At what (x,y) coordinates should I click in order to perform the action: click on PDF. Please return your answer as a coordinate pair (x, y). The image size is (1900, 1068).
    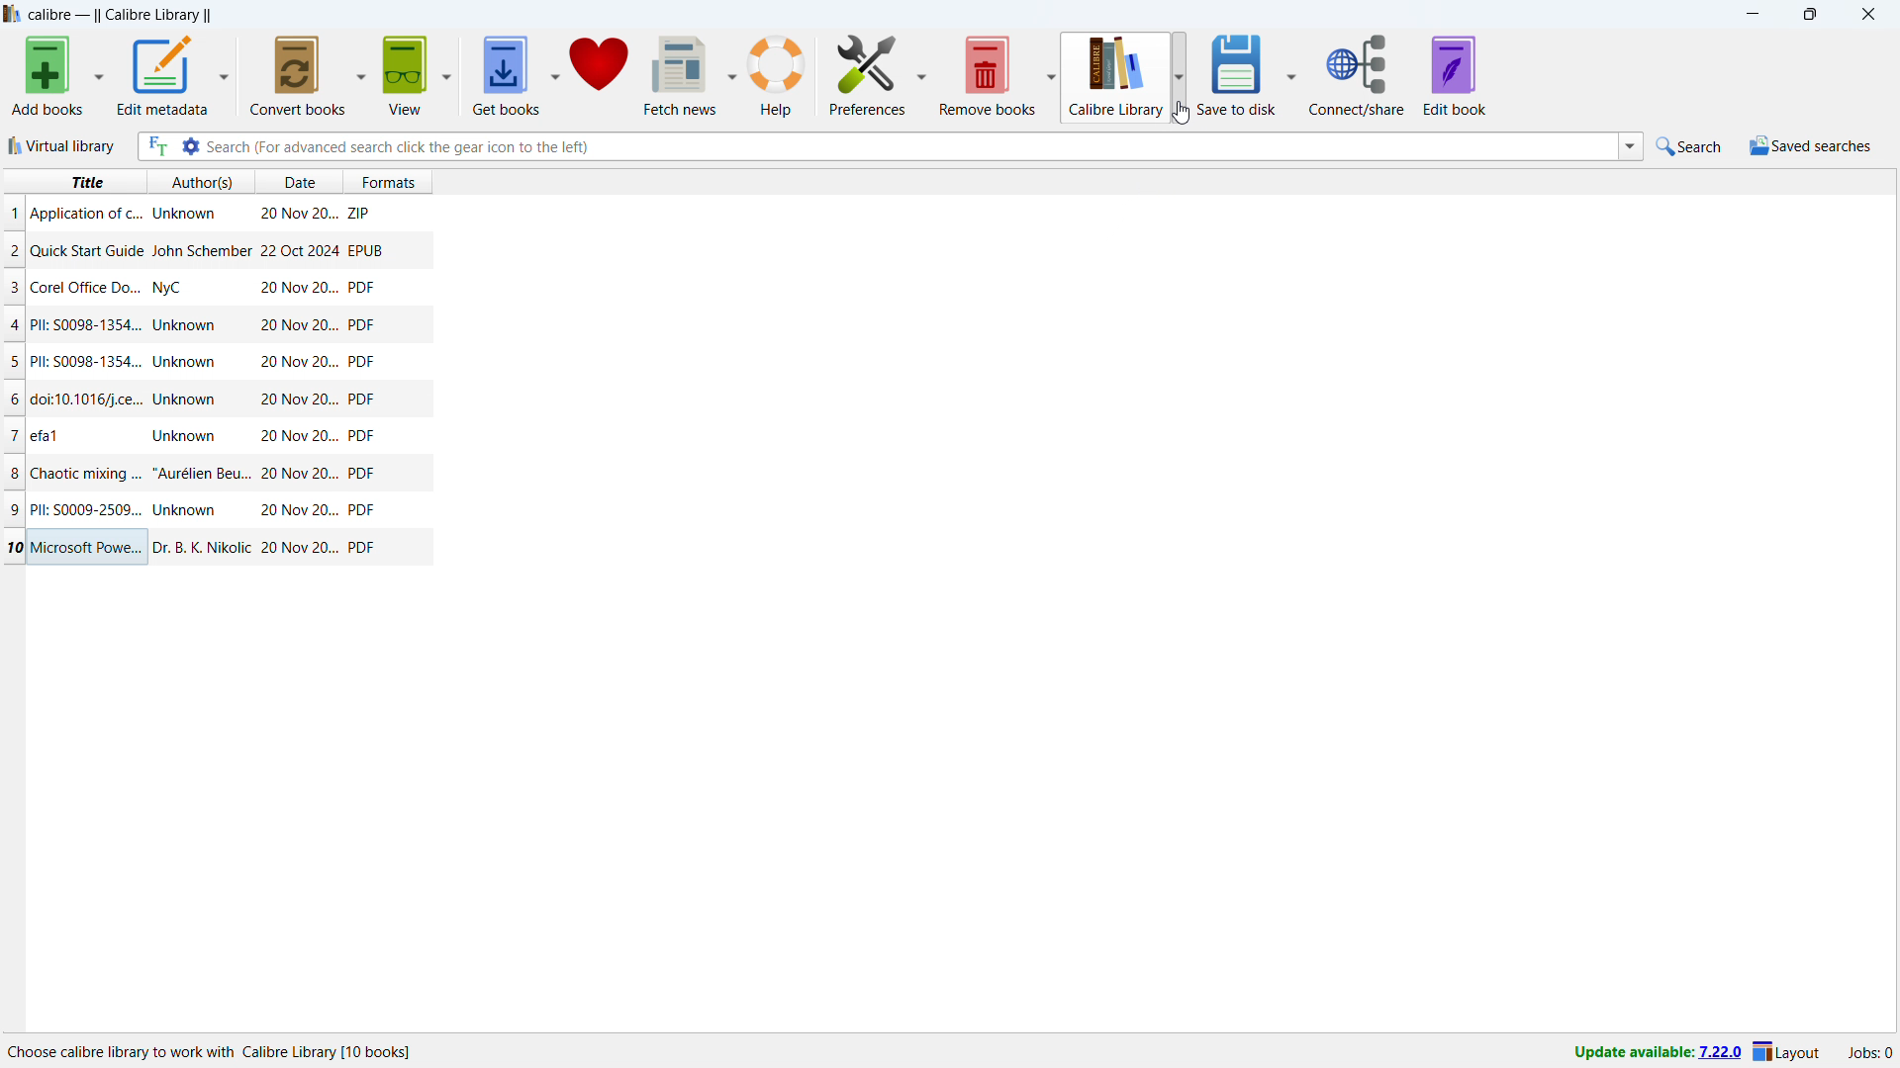
    Looking at the image, I should click on (362, 547).